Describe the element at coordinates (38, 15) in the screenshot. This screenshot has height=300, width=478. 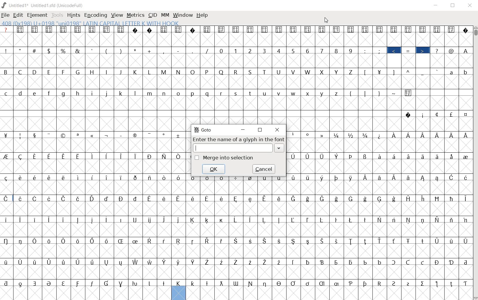
I see `element` at that location.